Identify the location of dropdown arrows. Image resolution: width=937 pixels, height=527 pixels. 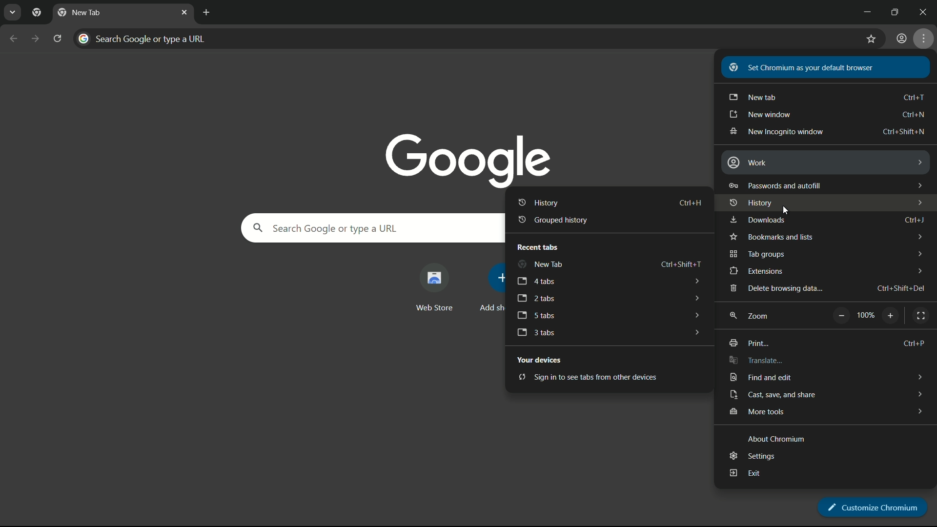
(918, 161).